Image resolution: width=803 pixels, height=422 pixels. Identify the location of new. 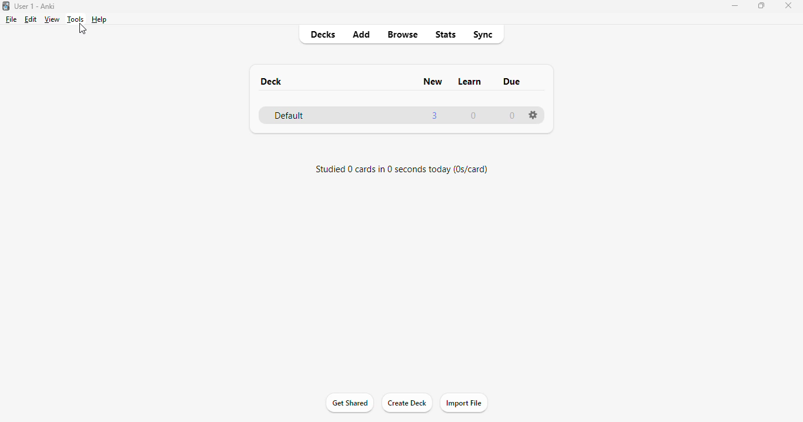
(433, 81).